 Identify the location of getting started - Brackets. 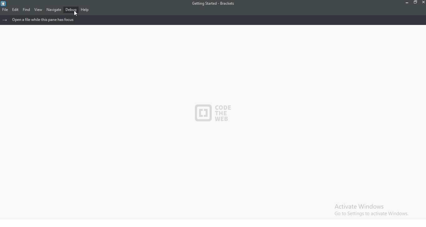
(216, 4).